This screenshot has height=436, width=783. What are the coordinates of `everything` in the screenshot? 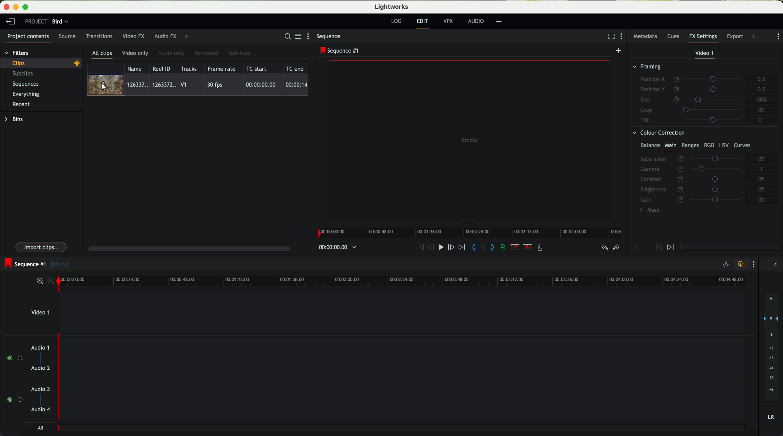 It's located at (26, 94).